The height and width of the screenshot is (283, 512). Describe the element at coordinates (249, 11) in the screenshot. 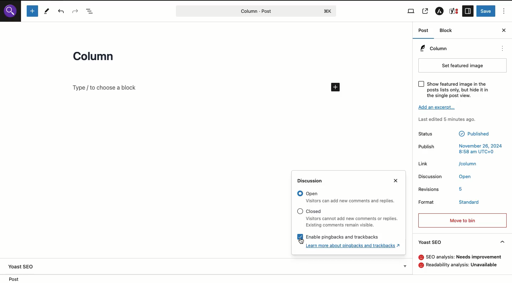

I see `Post` at that location.